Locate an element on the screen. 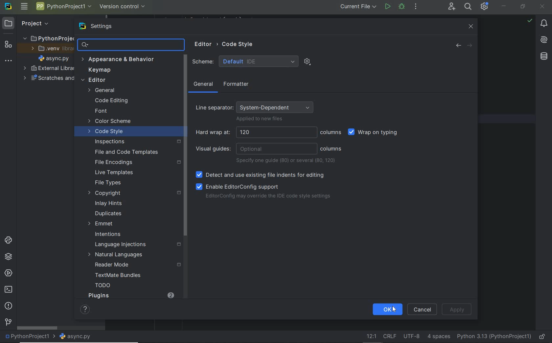  forward is located at coordinates (471, 46).